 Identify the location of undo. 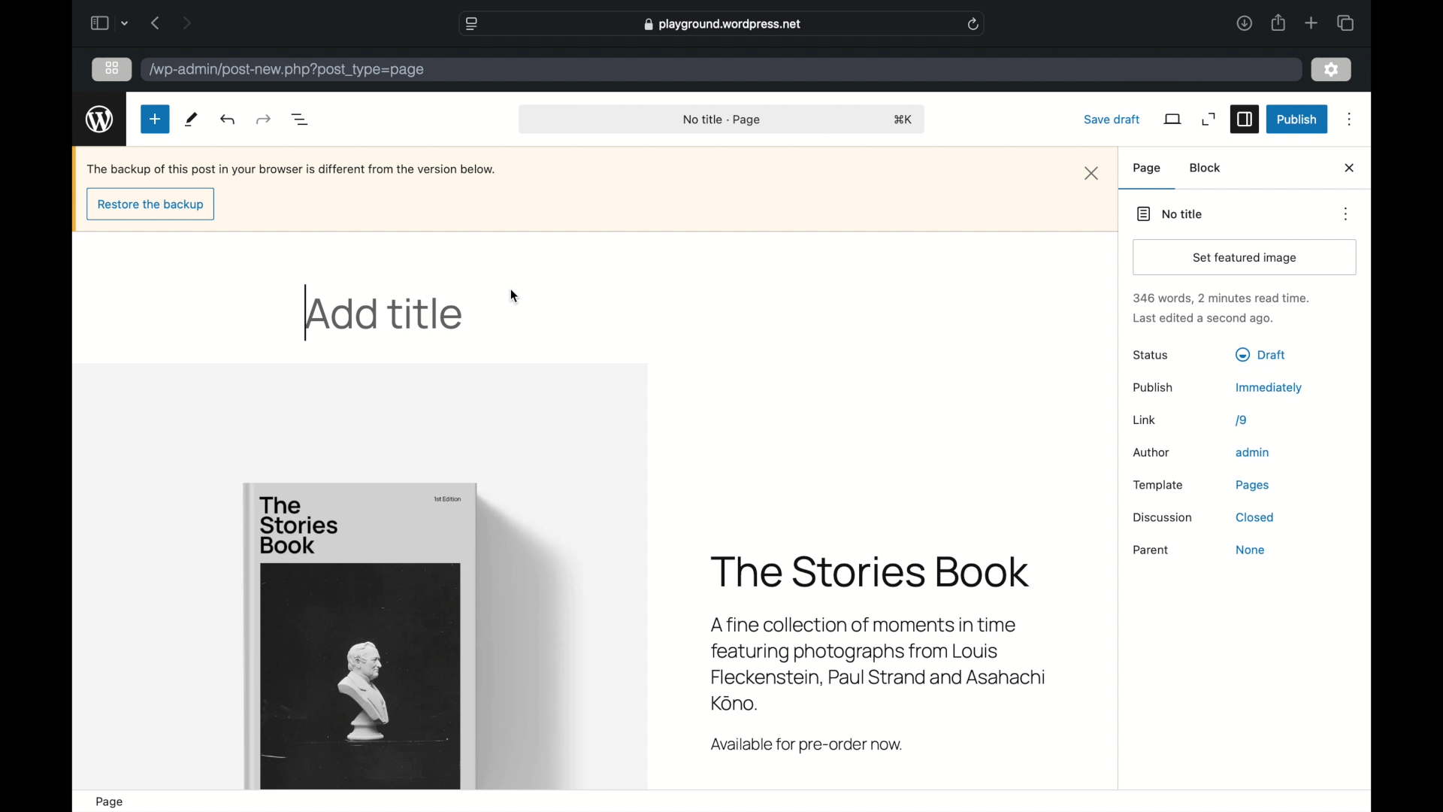
(265, 120).